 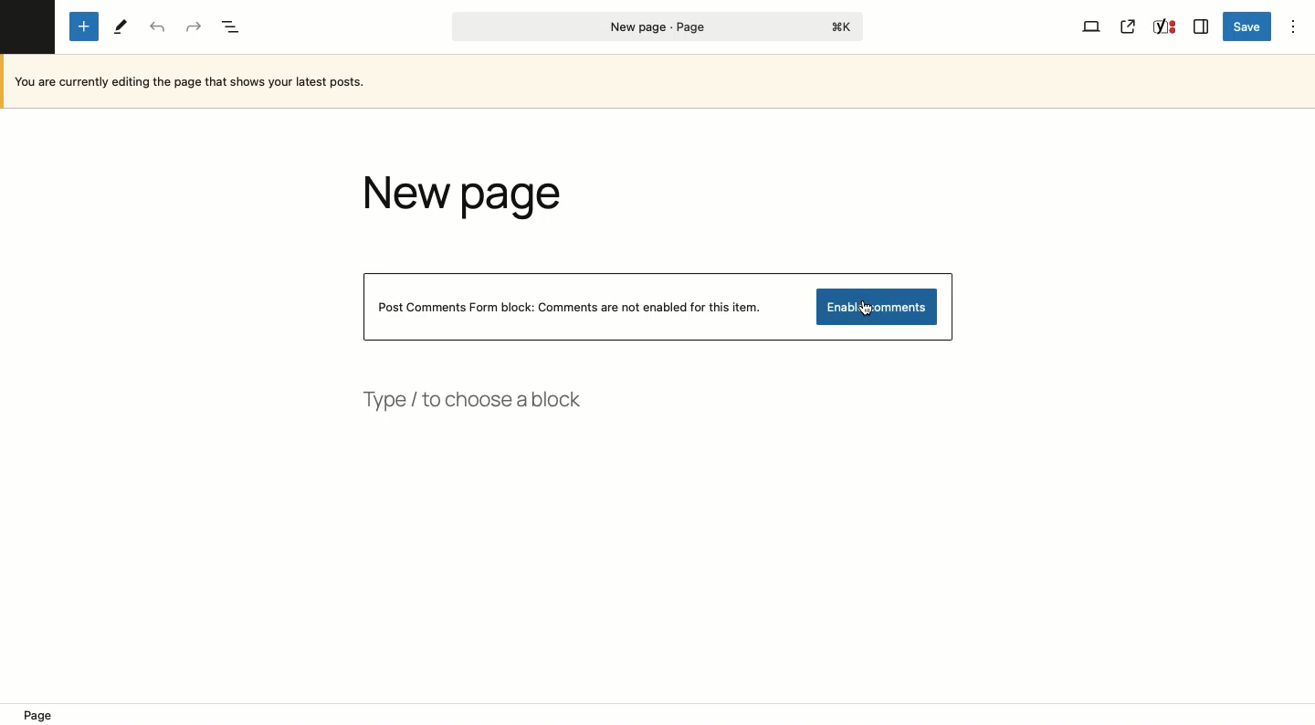 I want to click on Document overview, so click(x=230, y=26).